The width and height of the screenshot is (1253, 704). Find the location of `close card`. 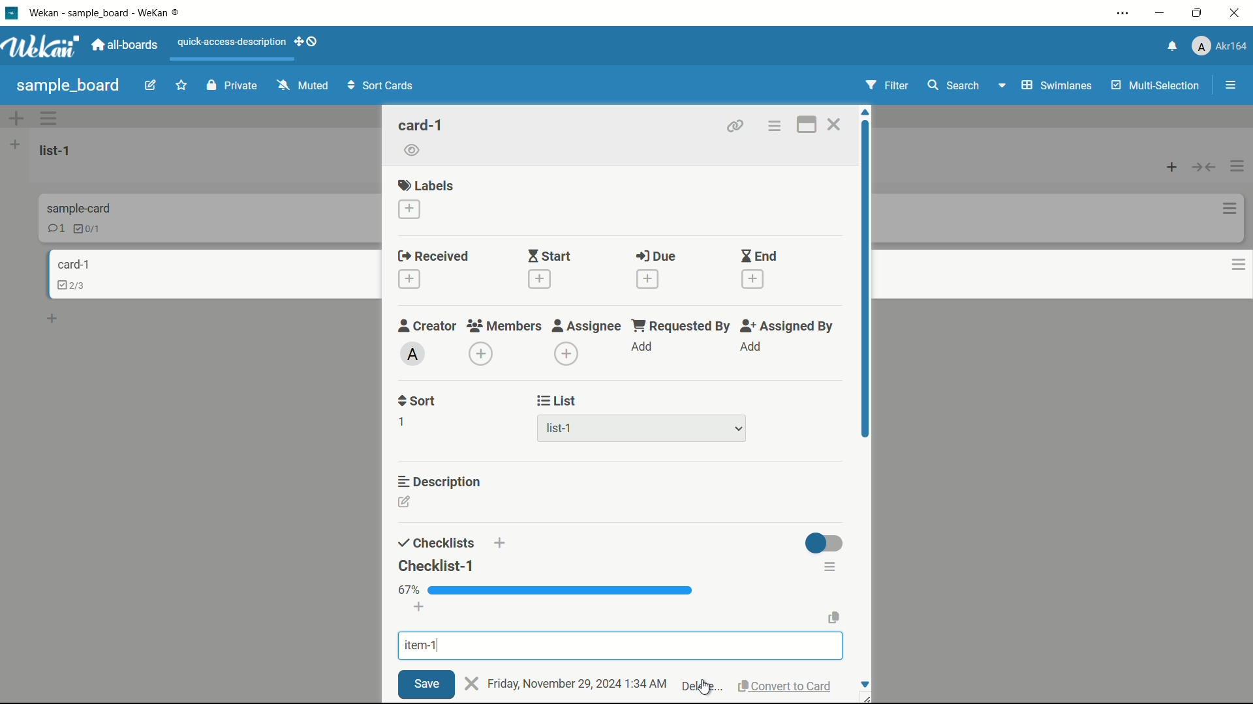

close card is located at coordinates (836, 126).